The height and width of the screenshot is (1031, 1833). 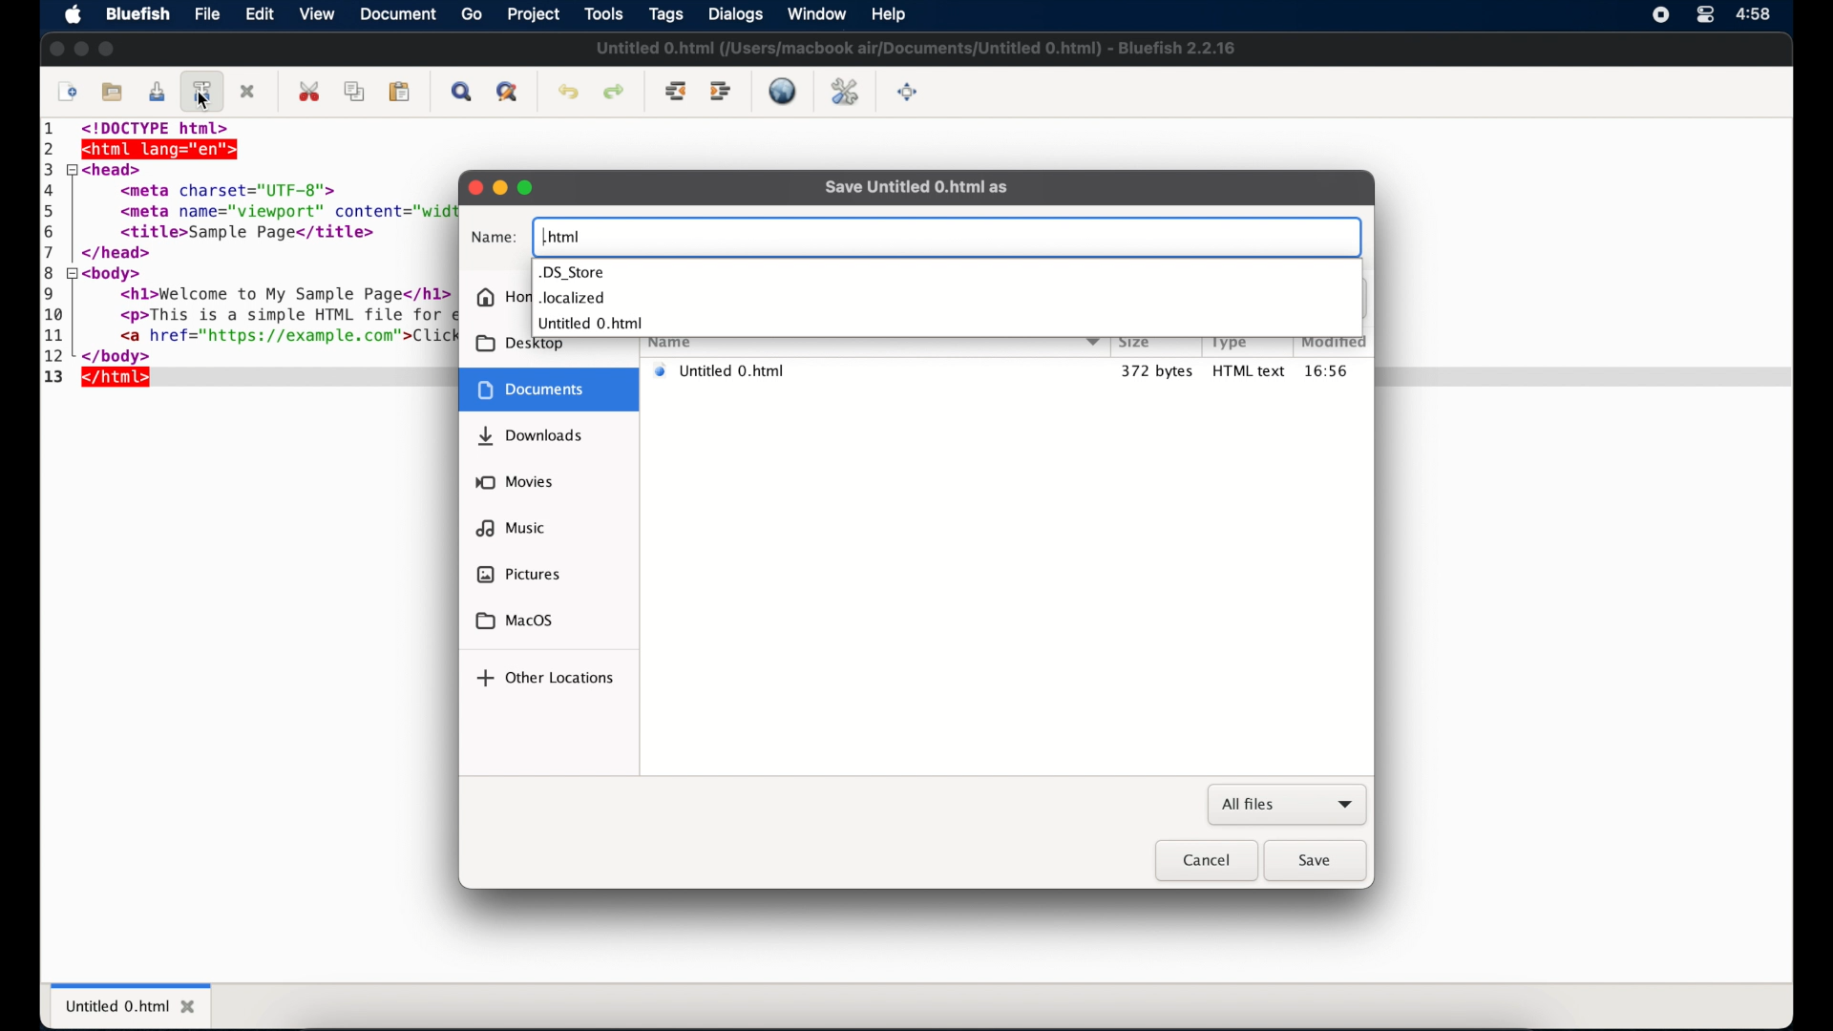 I want to click on <body>, so click(x=117, y=274).